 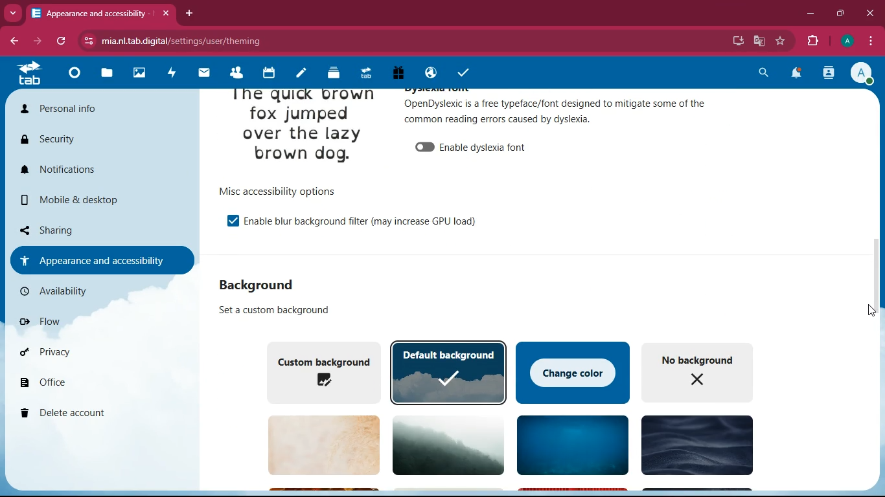 I want to click on availability, so click(x=94, y=291).